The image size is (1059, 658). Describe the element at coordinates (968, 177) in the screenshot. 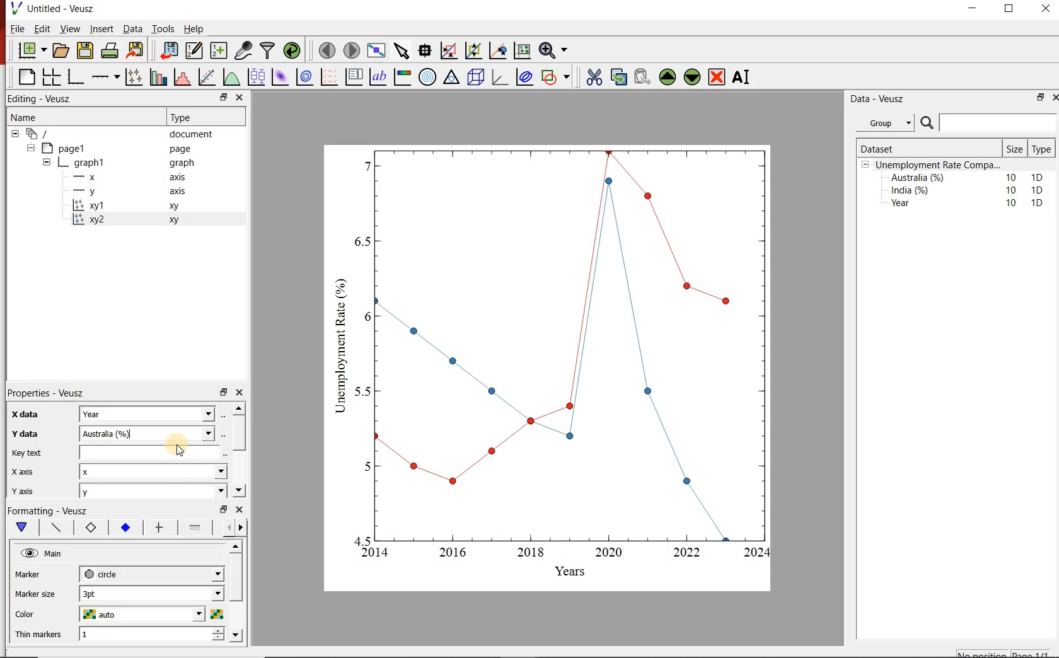

I see `Australia (%) 10 1D` at that location.